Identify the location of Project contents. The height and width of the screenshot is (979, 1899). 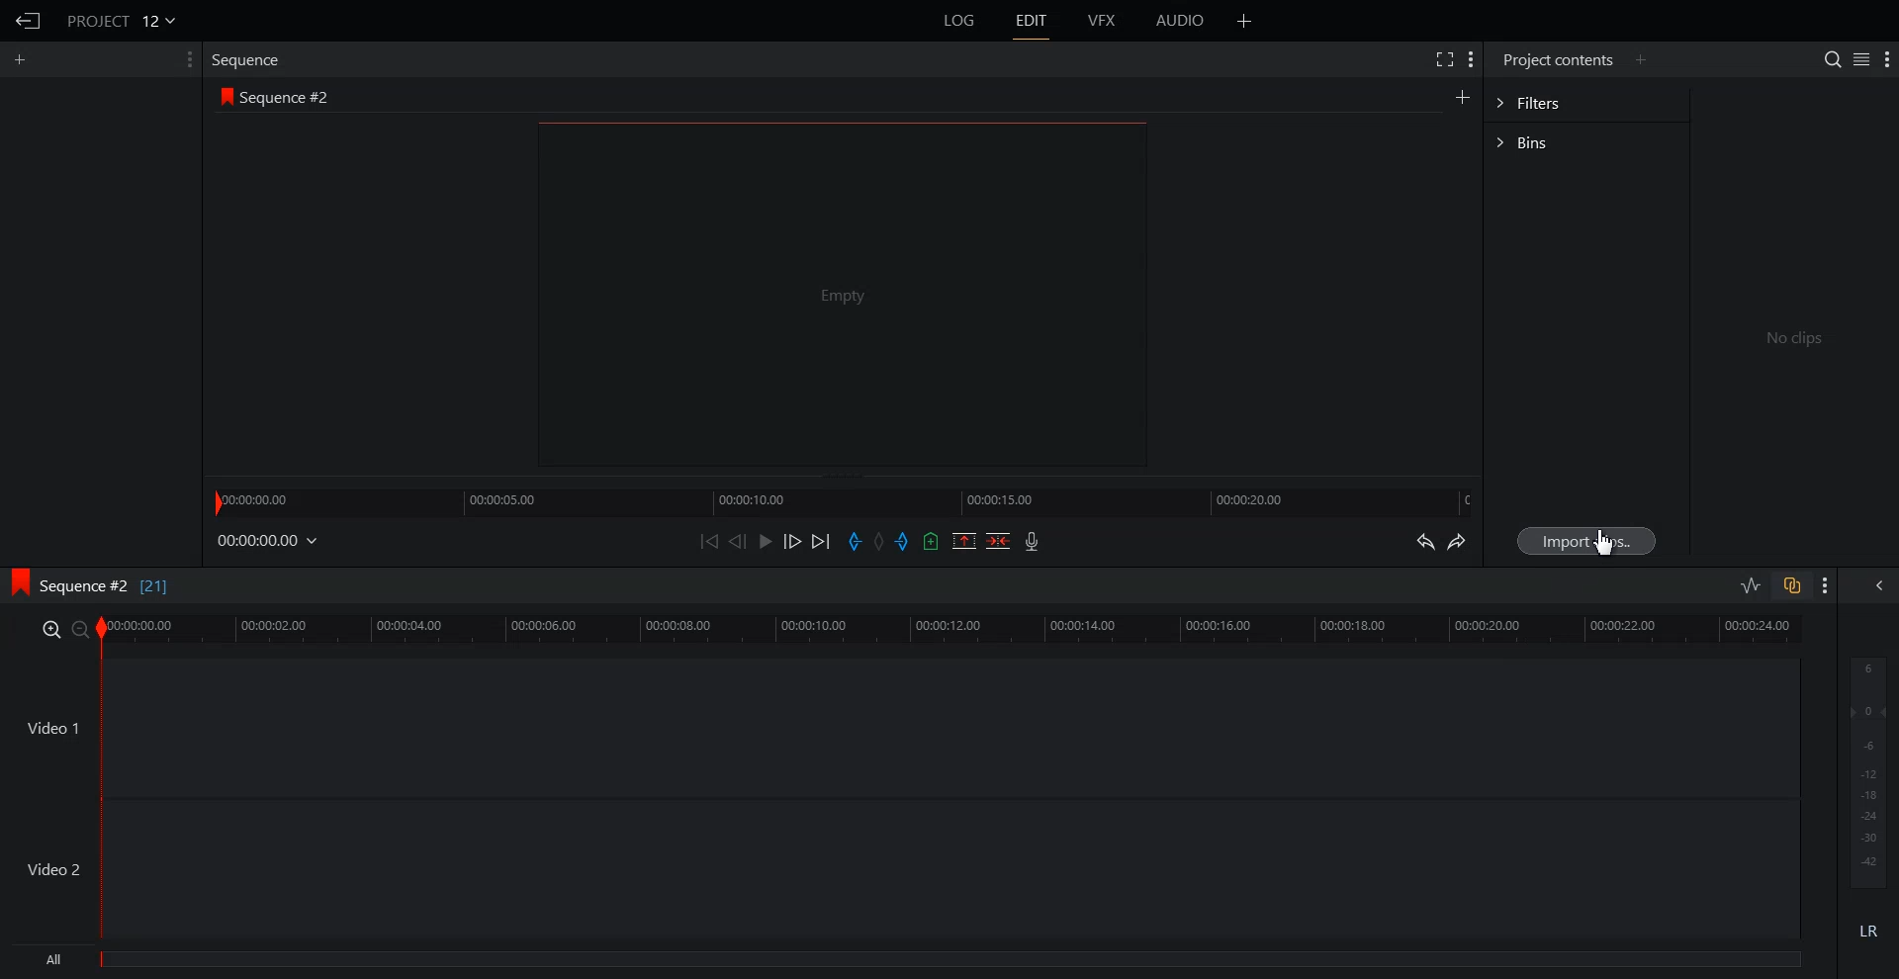
(1555, 60).